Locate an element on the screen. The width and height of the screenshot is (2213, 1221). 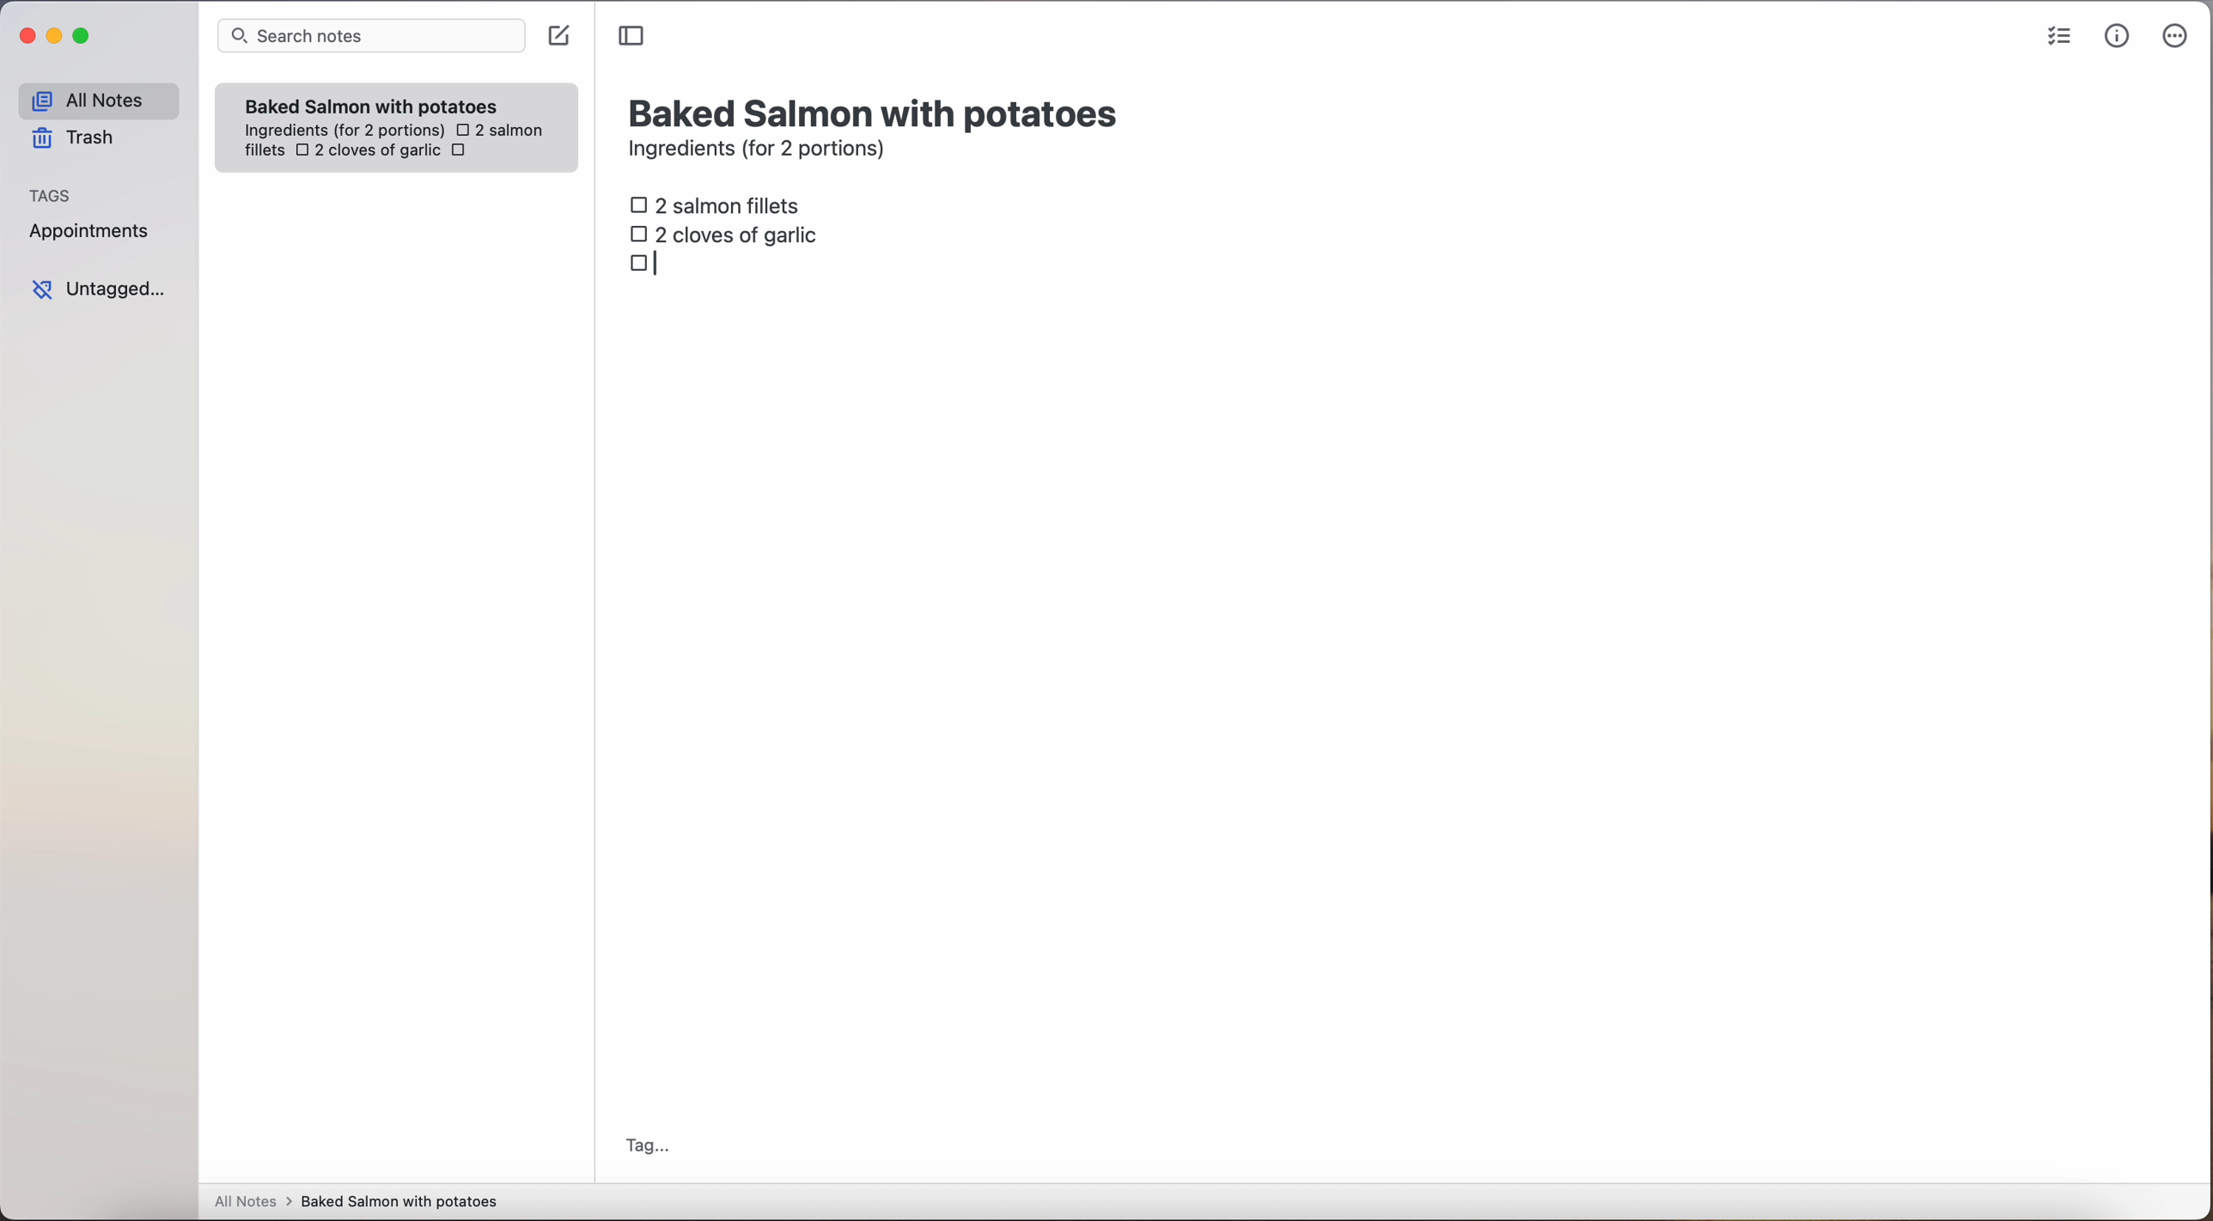
tags is located at coordinates (51, 193).